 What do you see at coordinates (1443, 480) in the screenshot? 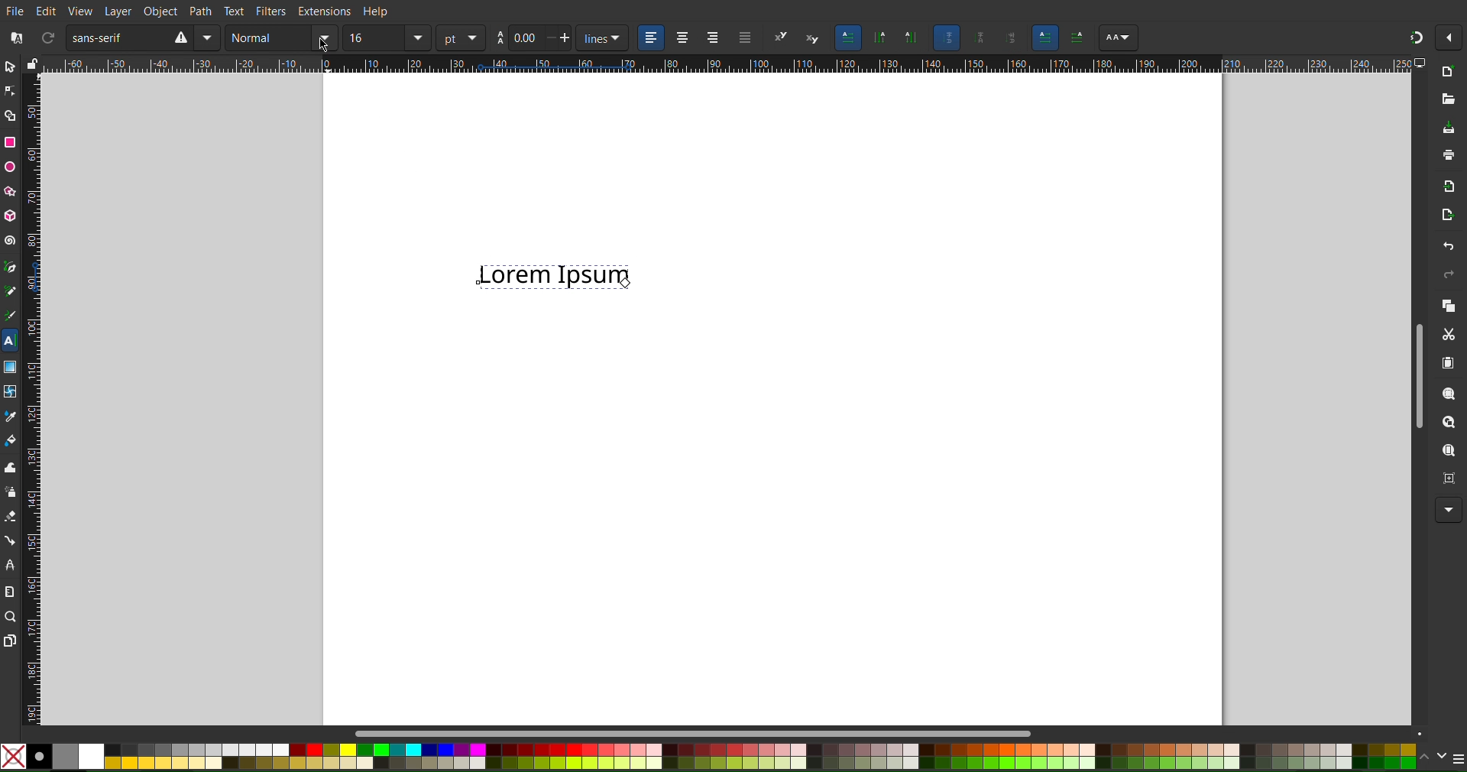
I see `Zoom Centre Page` at bounding box center [1443, 480].